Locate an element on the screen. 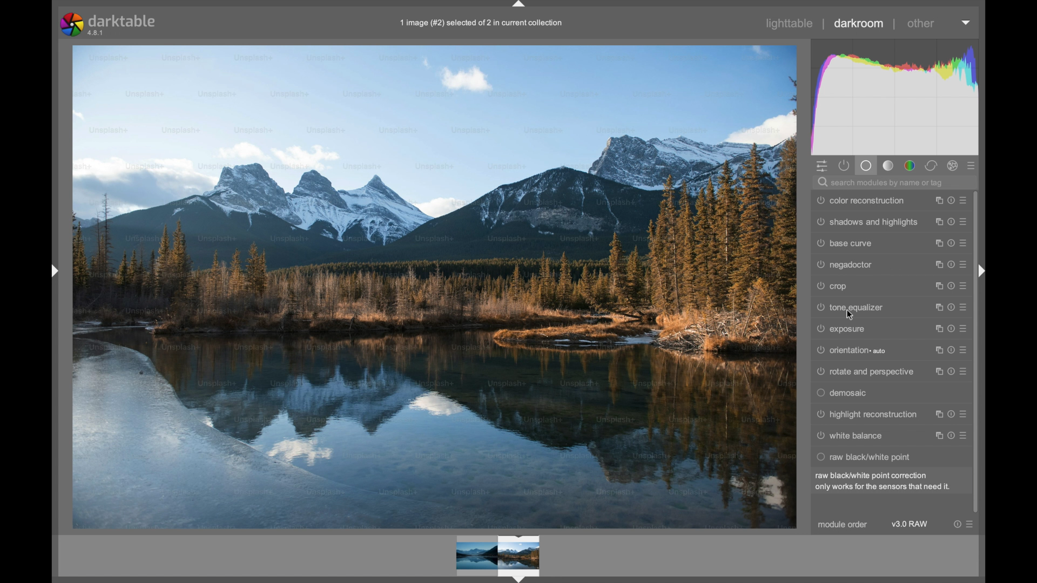  reset parameter is located at coordinates (951, 308).